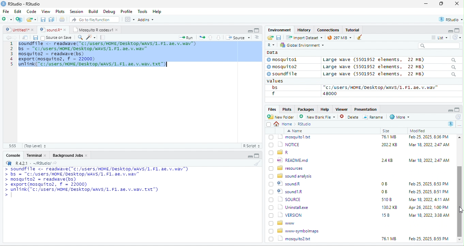 The image size is (464, 246). What do you see at coordinates (429, 232) in the screenshot?
I see `Mar 18, 2022, 4:11 AM` at bounding box center [429, 232].